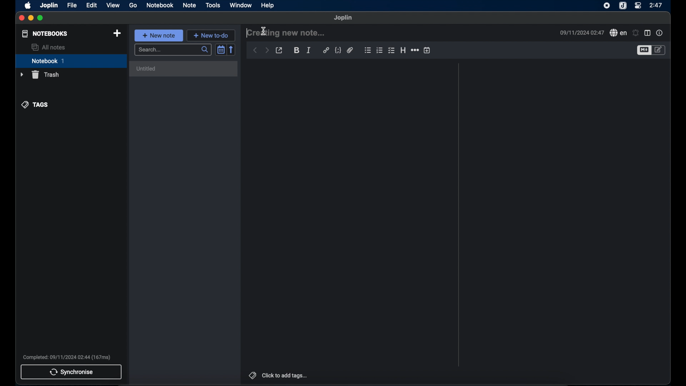 This screenshot has width=686, height=386. Describe the element at coordinates (618, 33) in the screenshot. I see `spell check` at that location.